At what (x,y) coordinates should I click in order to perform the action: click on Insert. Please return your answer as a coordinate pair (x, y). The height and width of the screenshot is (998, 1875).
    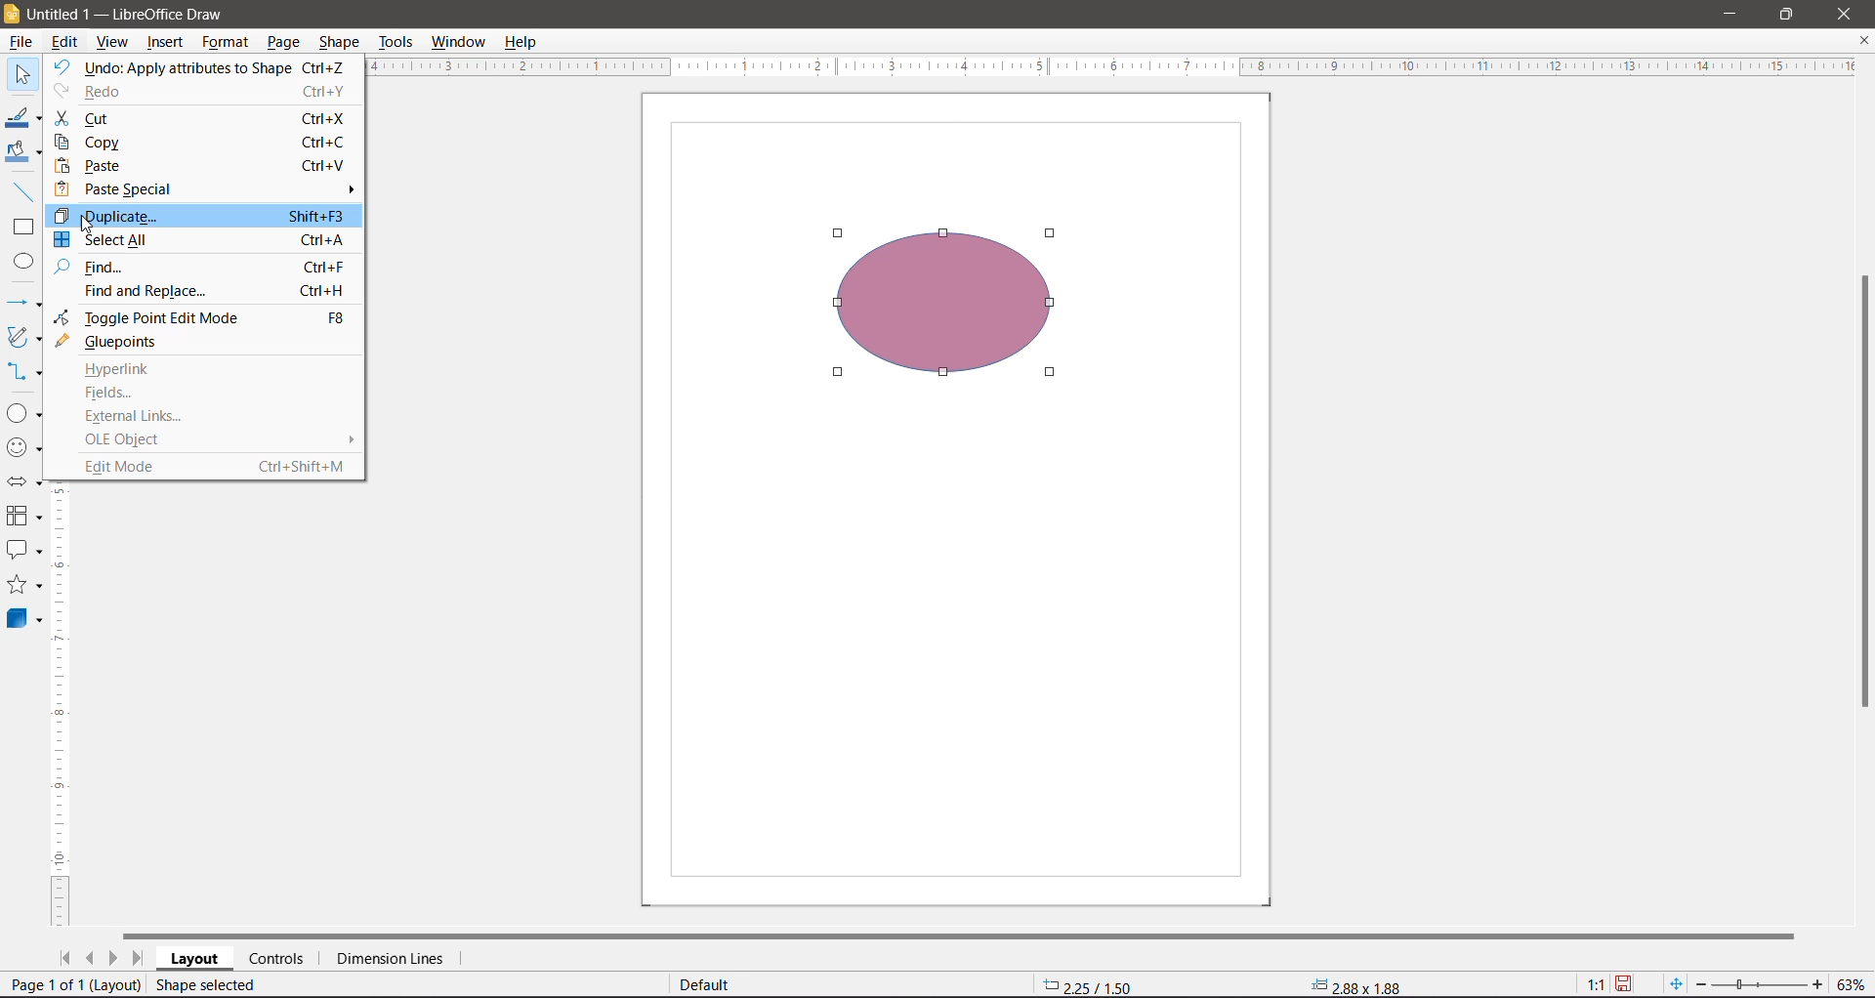
    Looking at the image, I should click on (165, 41).